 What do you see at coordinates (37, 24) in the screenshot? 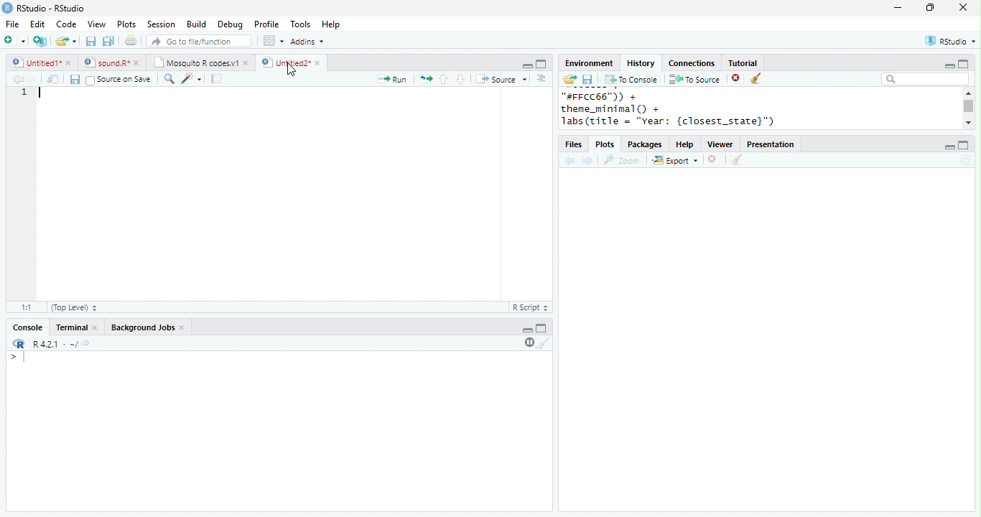
I see `Edit` at bounding box center [37, 24].